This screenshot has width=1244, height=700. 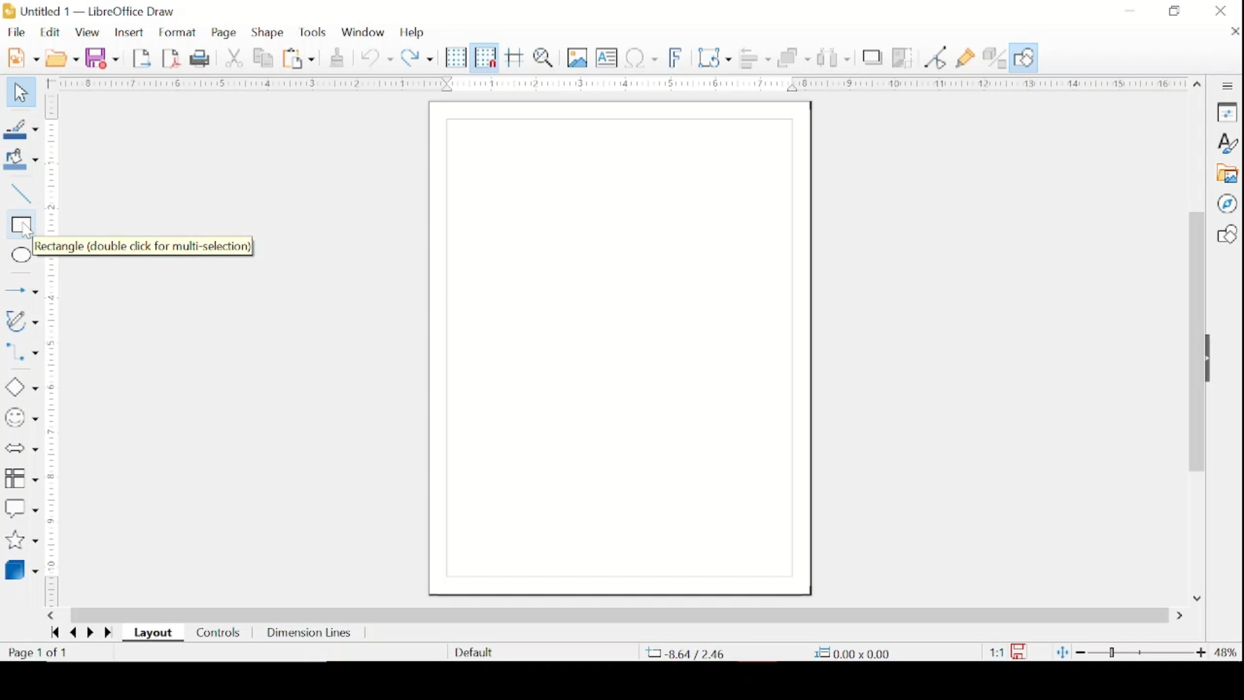 What do you see at coordinates (338, 56) in the screenshot?
I see `clone formatting` at bounding box center [338, 56].